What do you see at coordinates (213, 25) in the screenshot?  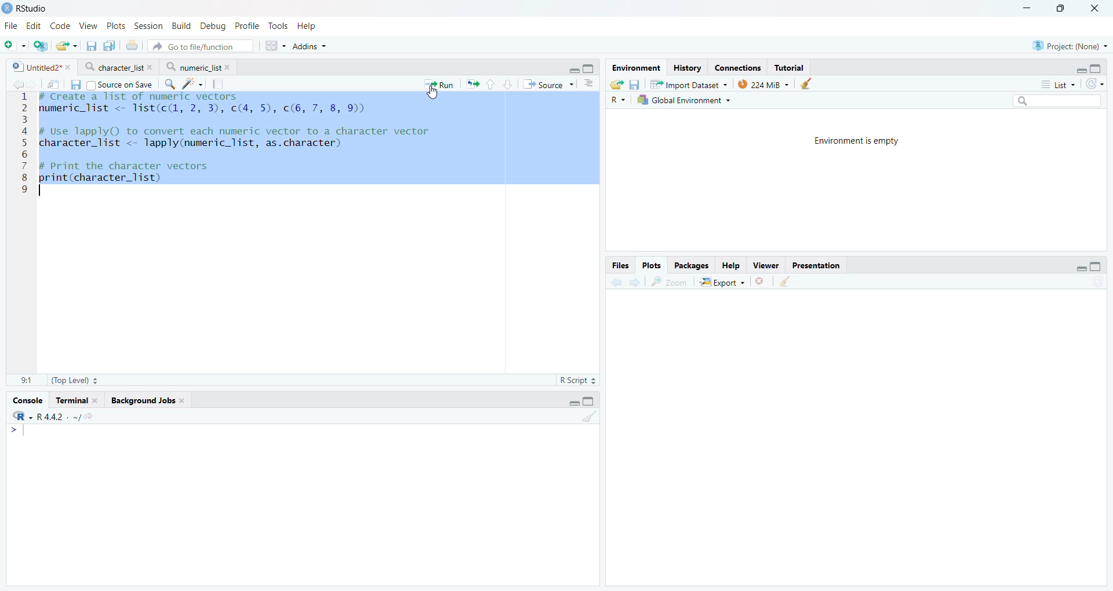 I see `Debug` at bounding box center [213, 25].